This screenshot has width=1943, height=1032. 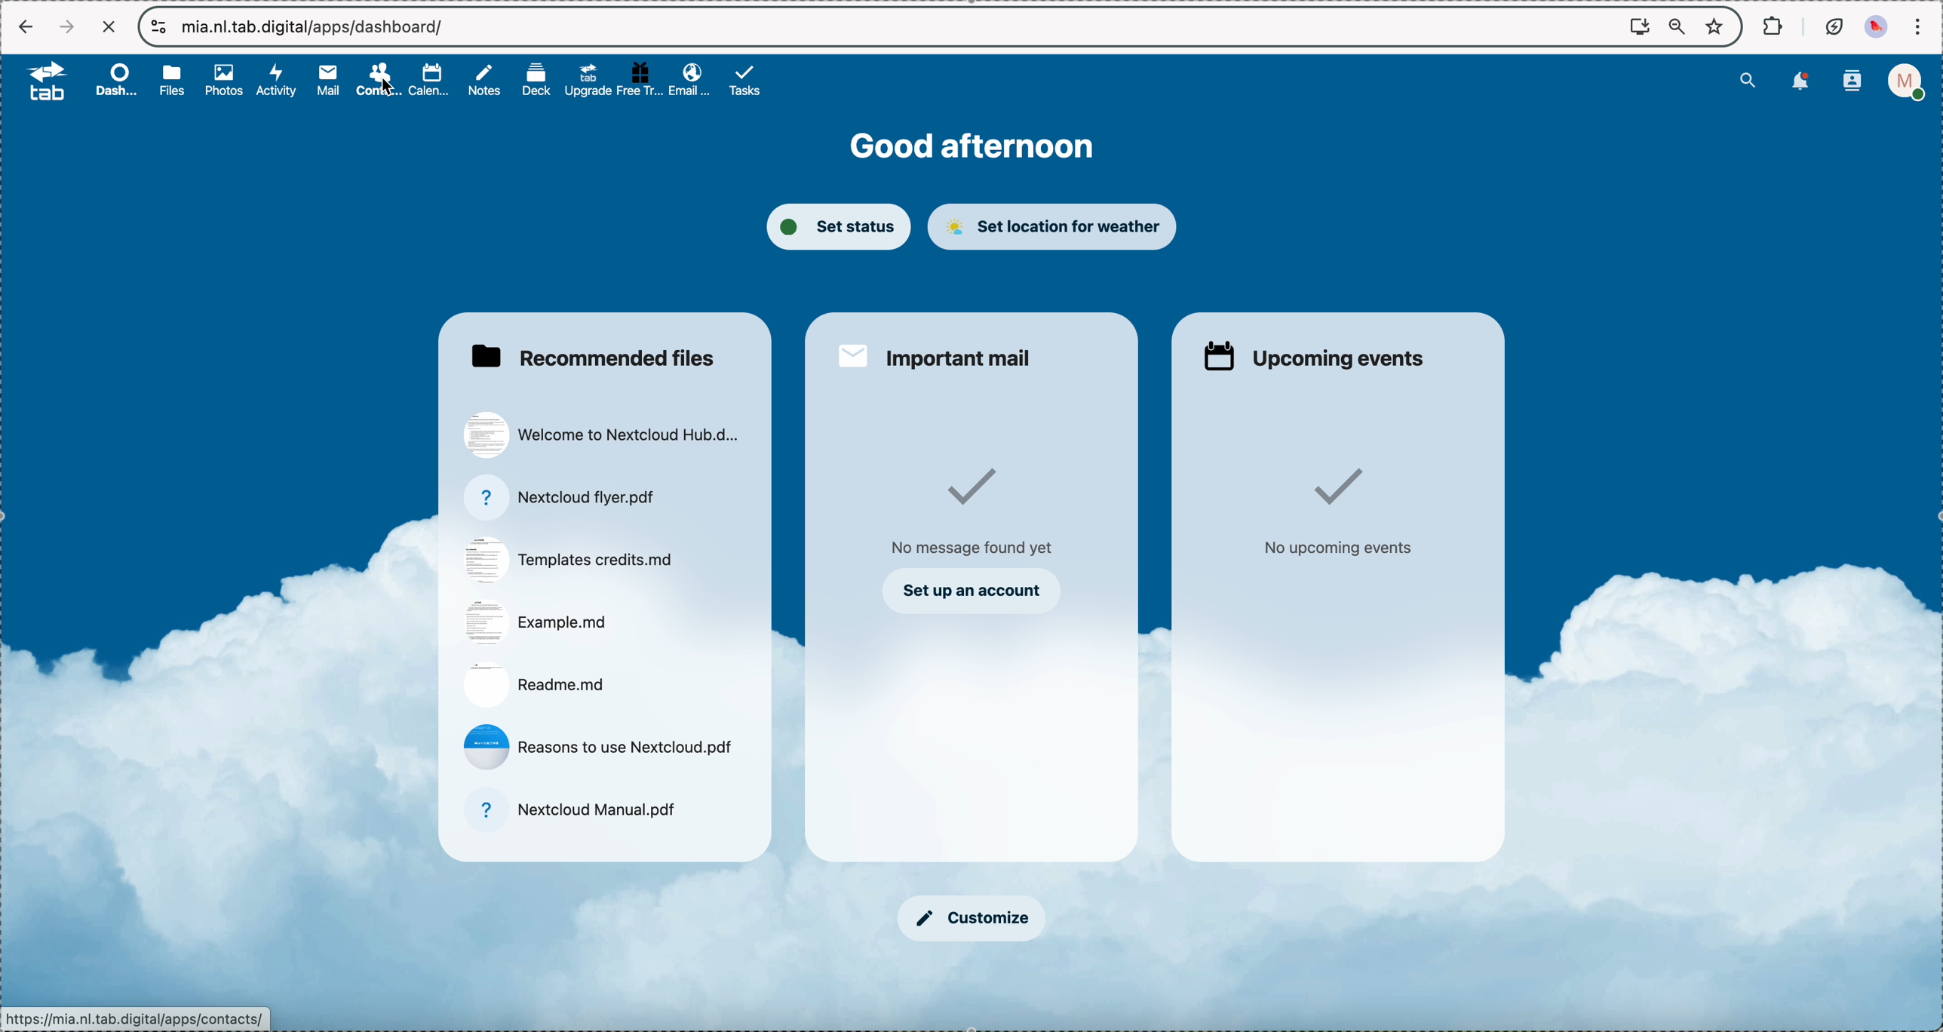 I want to click on file, so click(x=572, y=560).